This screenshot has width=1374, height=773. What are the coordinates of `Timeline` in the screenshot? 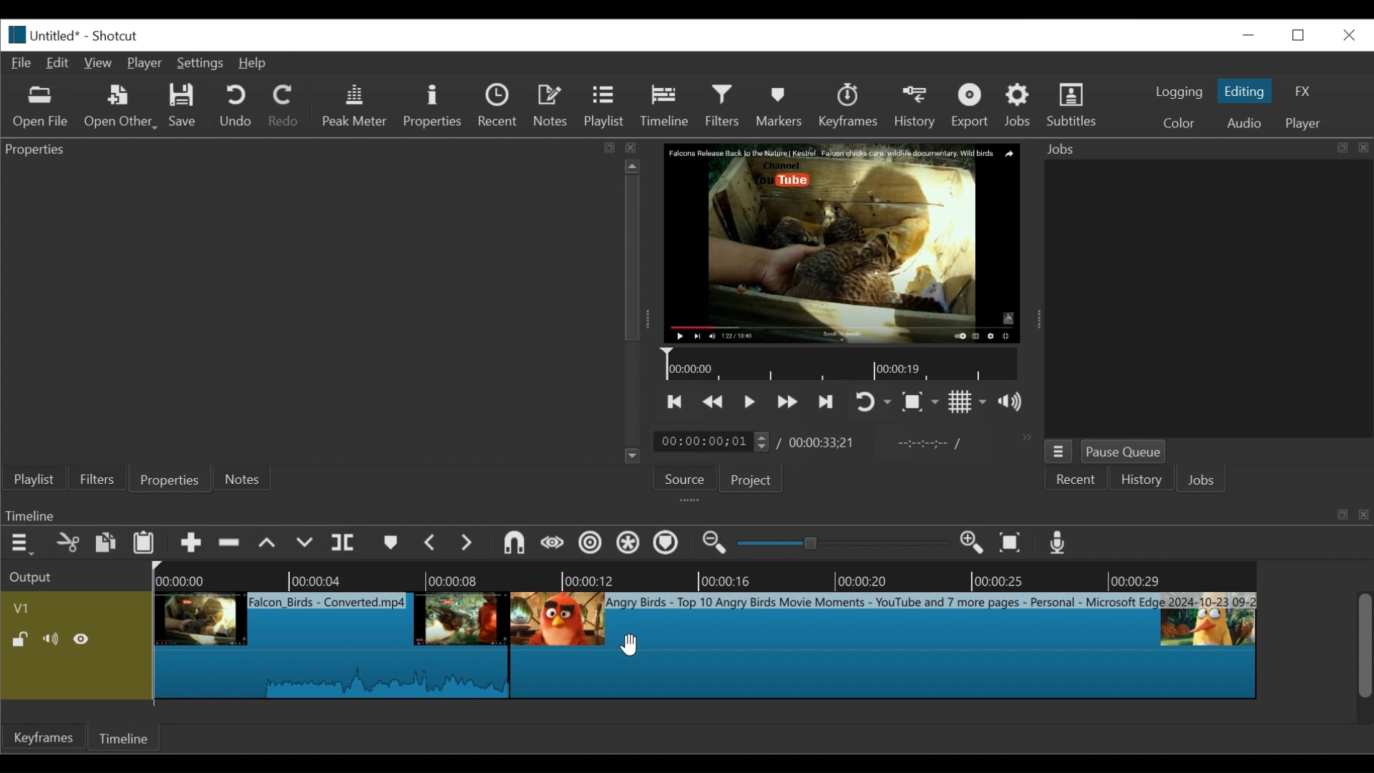 It's located at (842, 364).